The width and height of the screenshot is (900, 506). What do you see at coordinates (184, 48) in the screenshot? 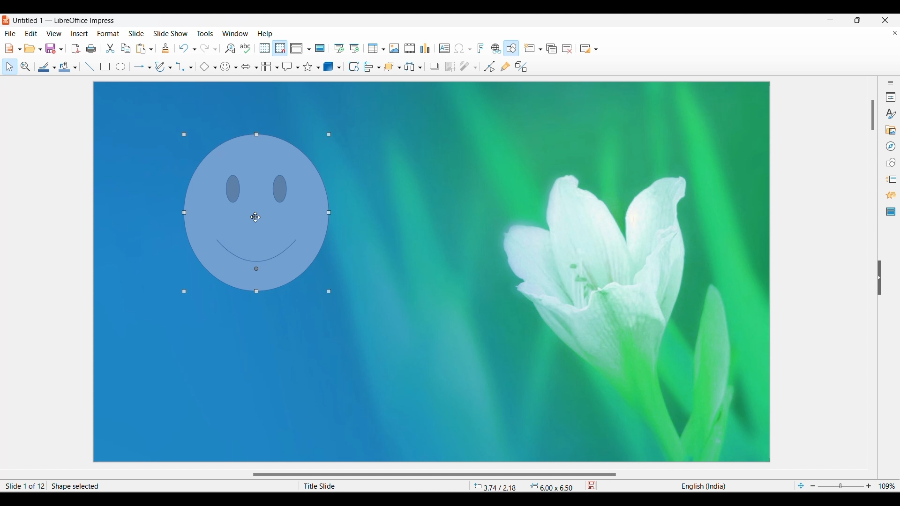
I see `Undo` at bounding box center [184, 48].